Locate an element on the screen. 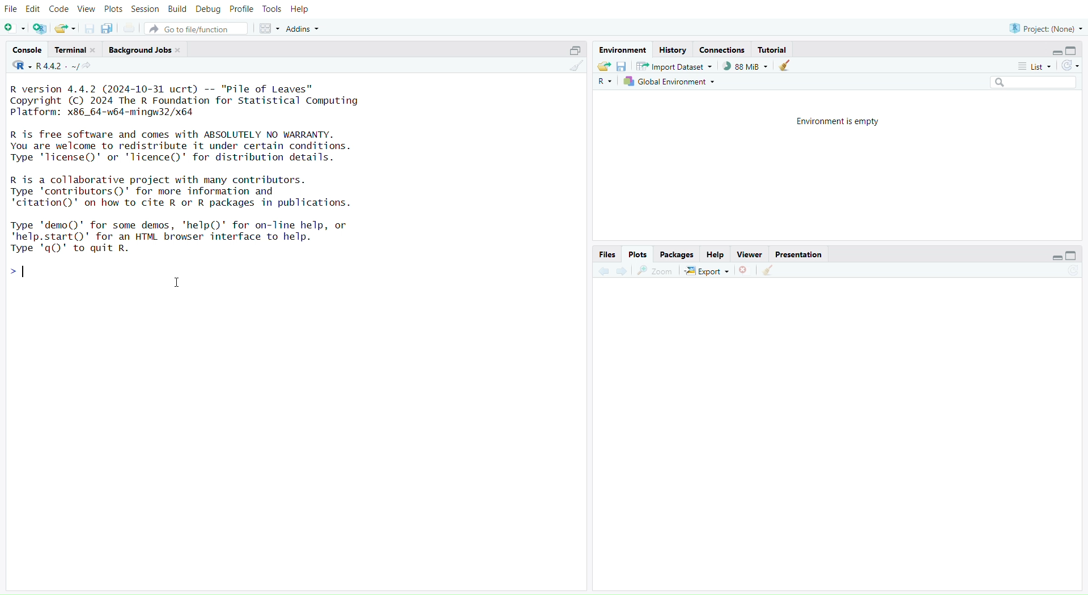 Image resolution: width=1088 pixels, height=595 pixels. clear console is located at coordinates (573, 67).